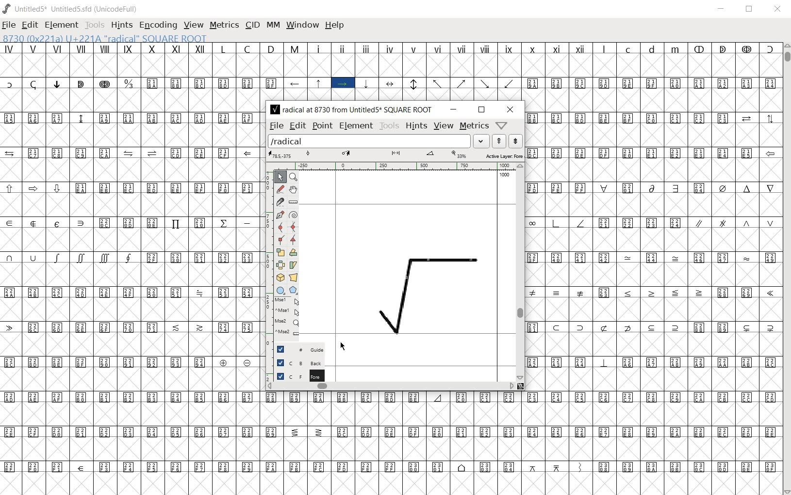  Describe the element at coordinates (293, 188) in the screenshot. I see `scroll by hand` at that location.